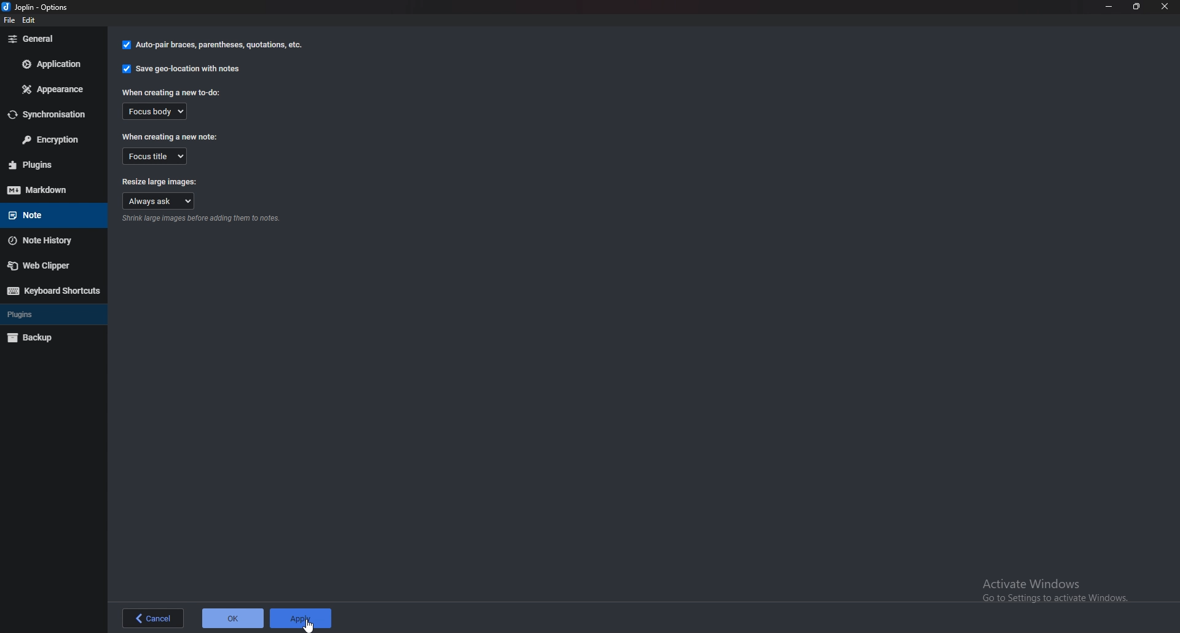 This screenshot has height=633, width=1180. I want to click on When creating a new to do, so click(173, 92).